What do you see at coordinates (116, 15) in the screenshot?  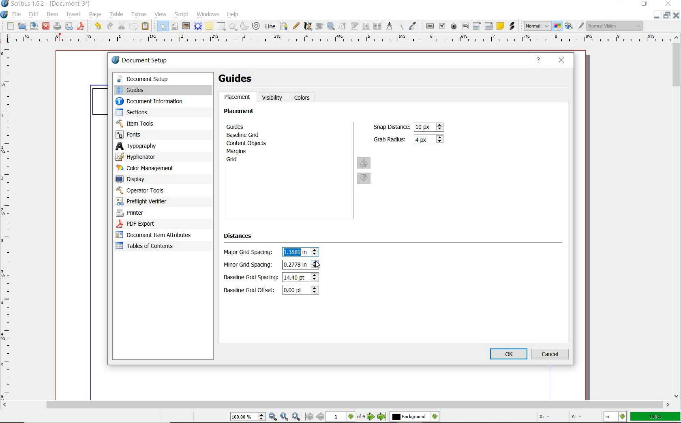 I see `table` at bounding box center [116, 15].